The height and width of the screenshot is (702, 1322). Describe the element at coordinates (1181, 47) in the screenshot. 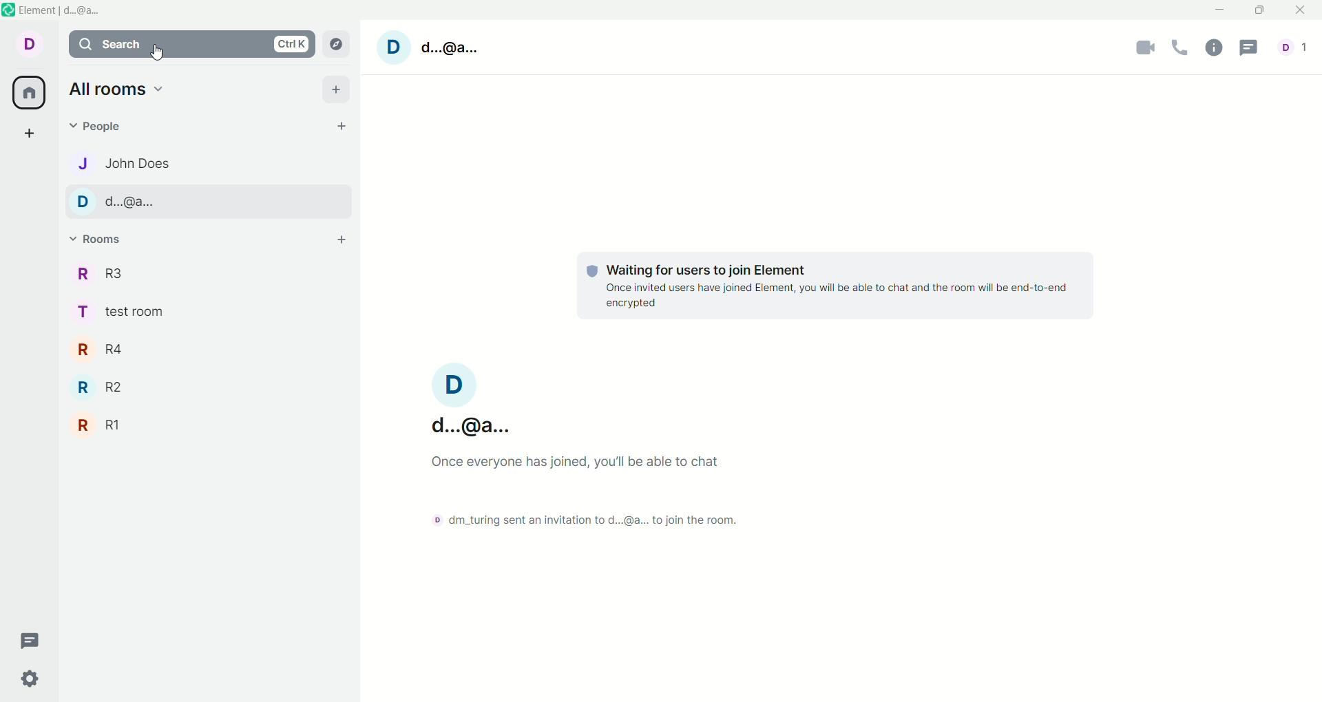

I see `voice call` at that location.